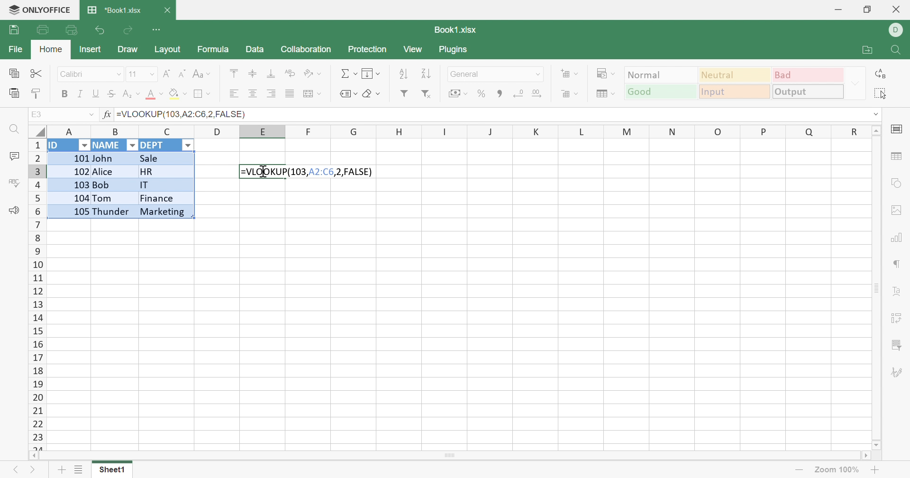  Describe the element at coordinates (254, 74) in the screenshot. I see `Align Middle` at that location.